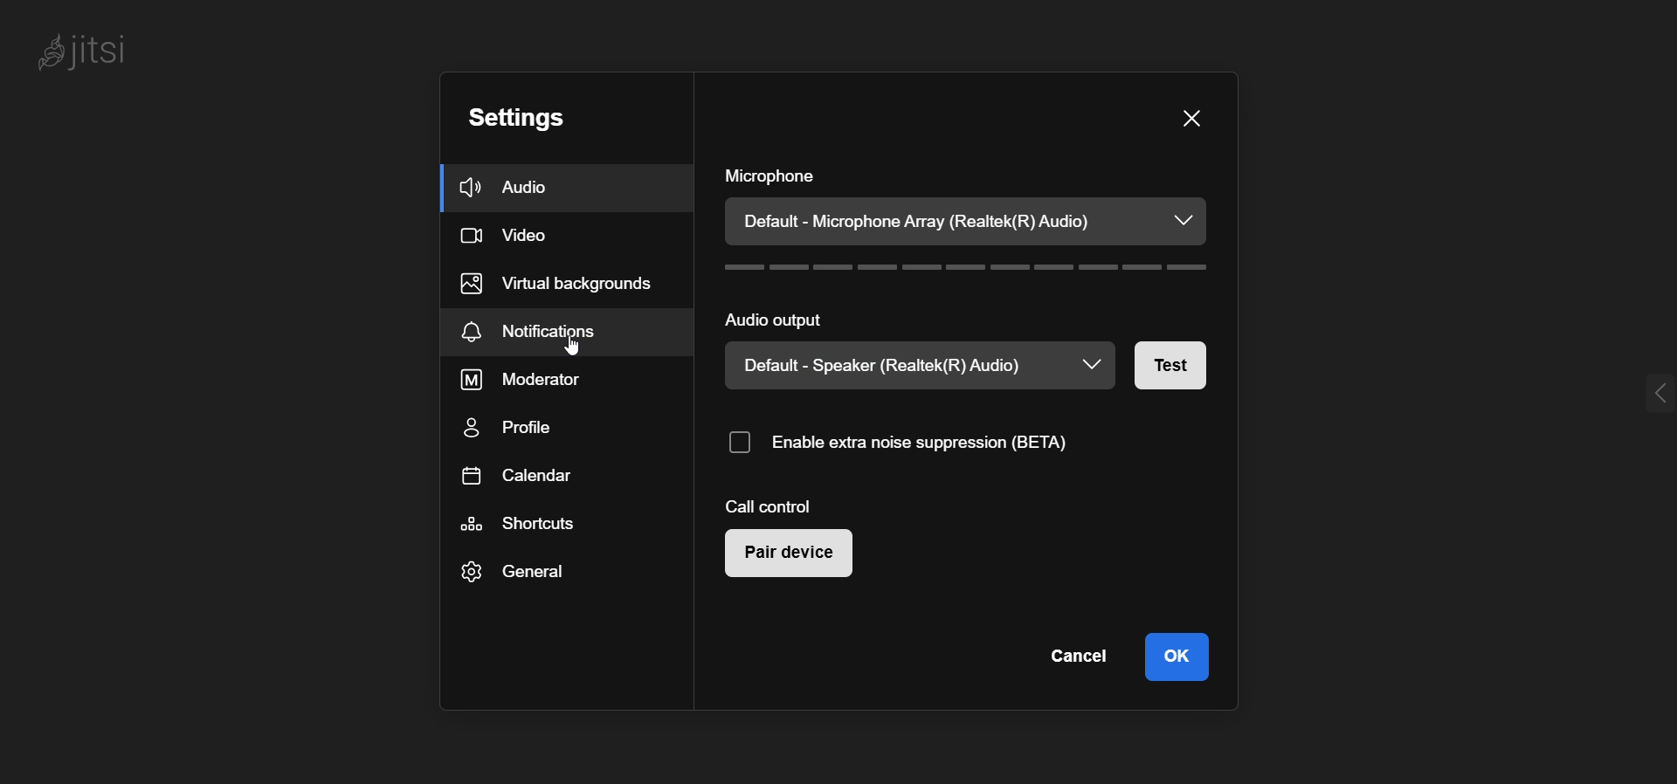  What do you see at coordinates (95, 51) in the screenshot?
I see `jitsi` at bounding box center [95, 51].